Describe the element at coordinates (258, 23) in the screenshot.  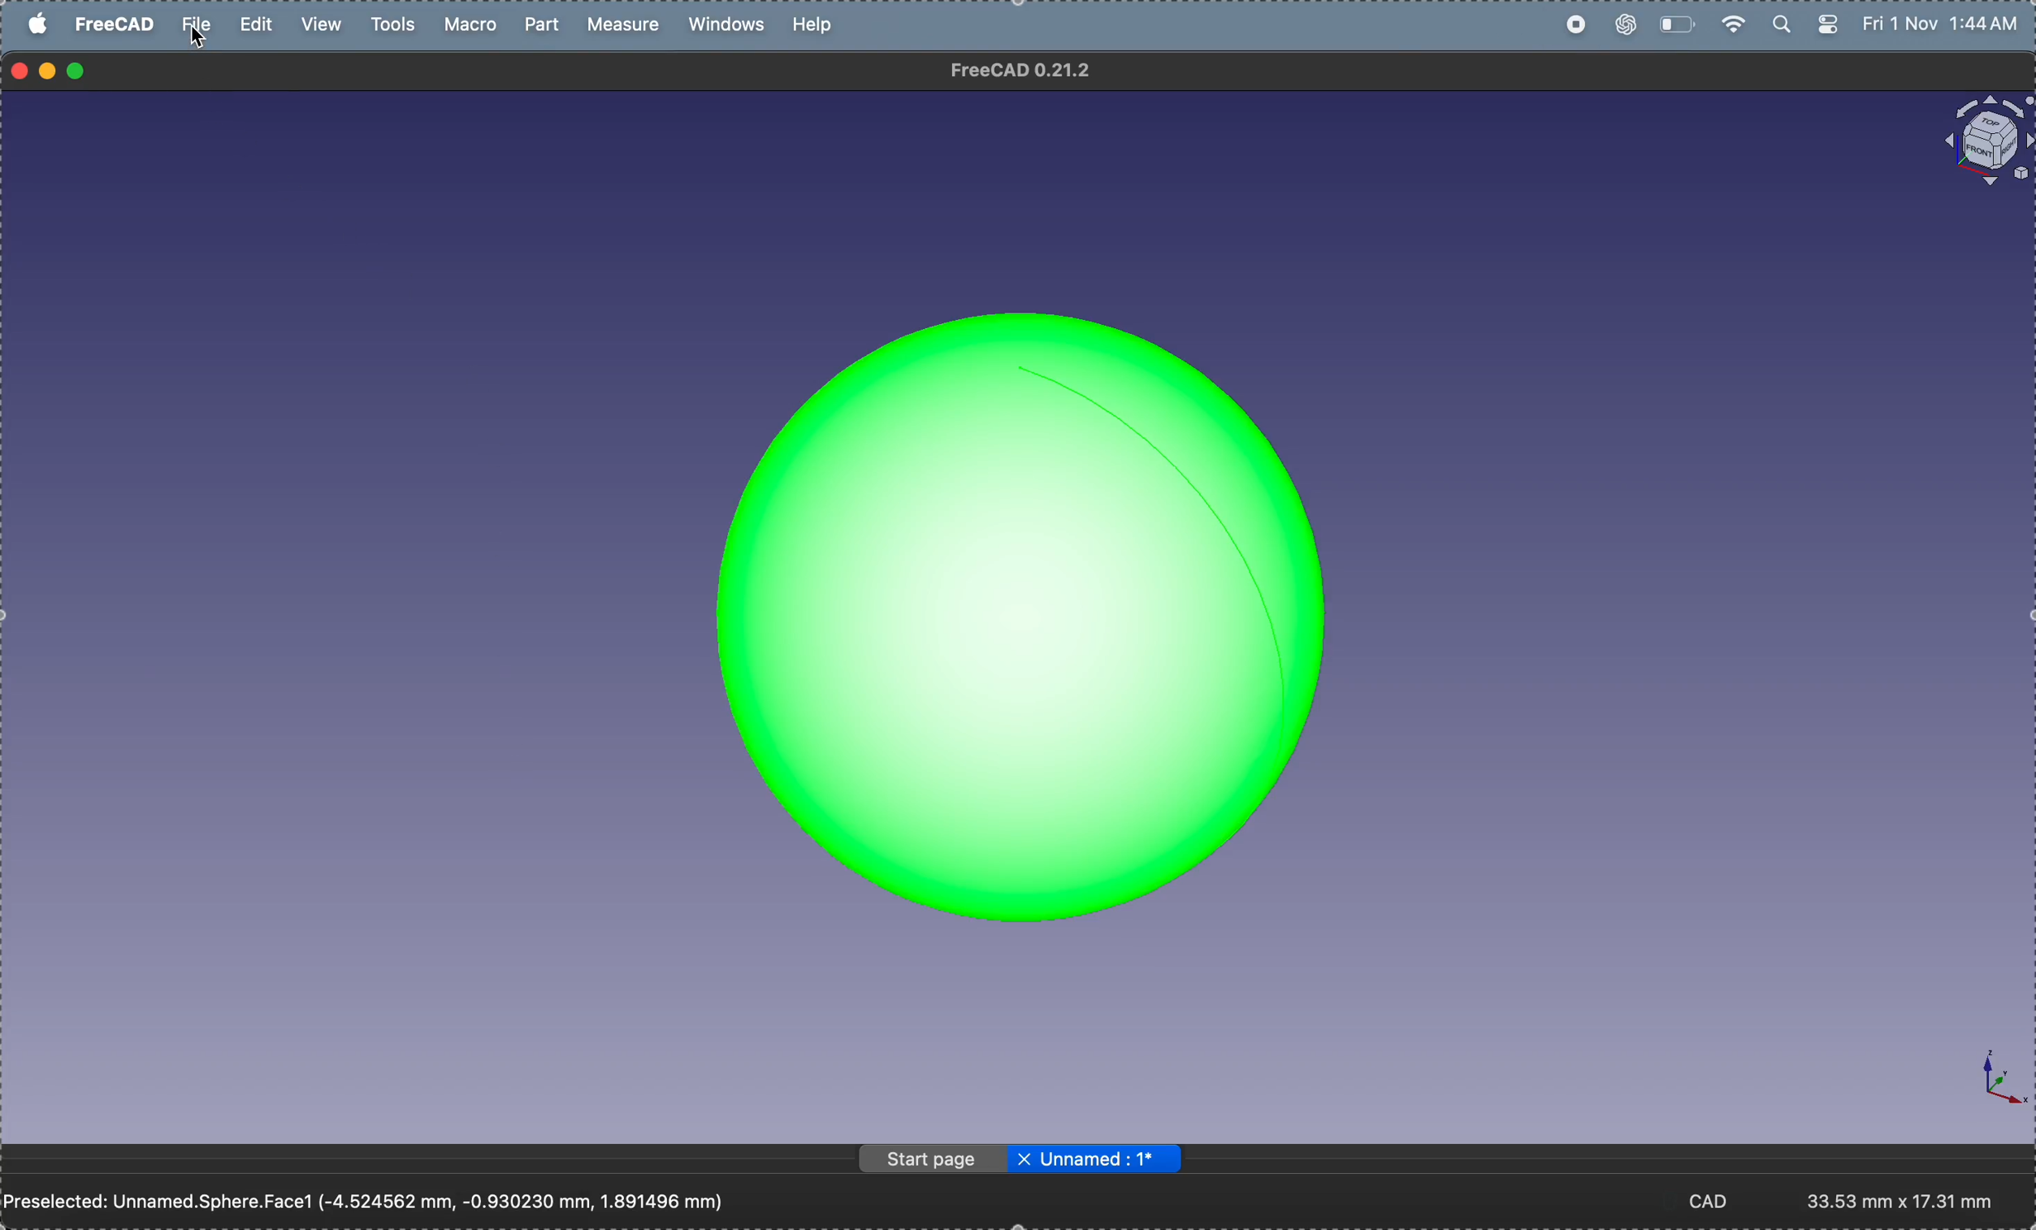
I see `edit` at that location.